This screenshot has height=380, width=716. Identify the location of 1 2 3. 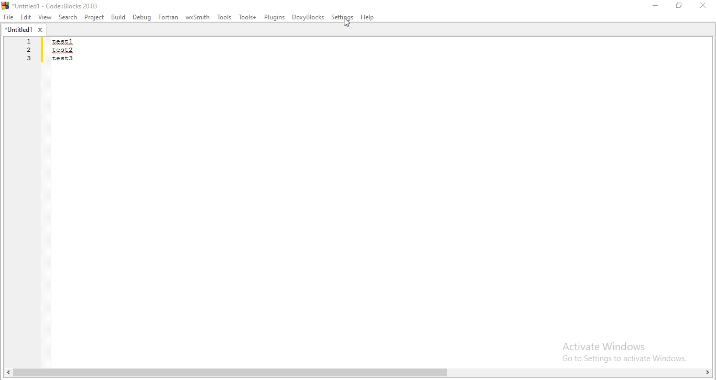
(29, 51).